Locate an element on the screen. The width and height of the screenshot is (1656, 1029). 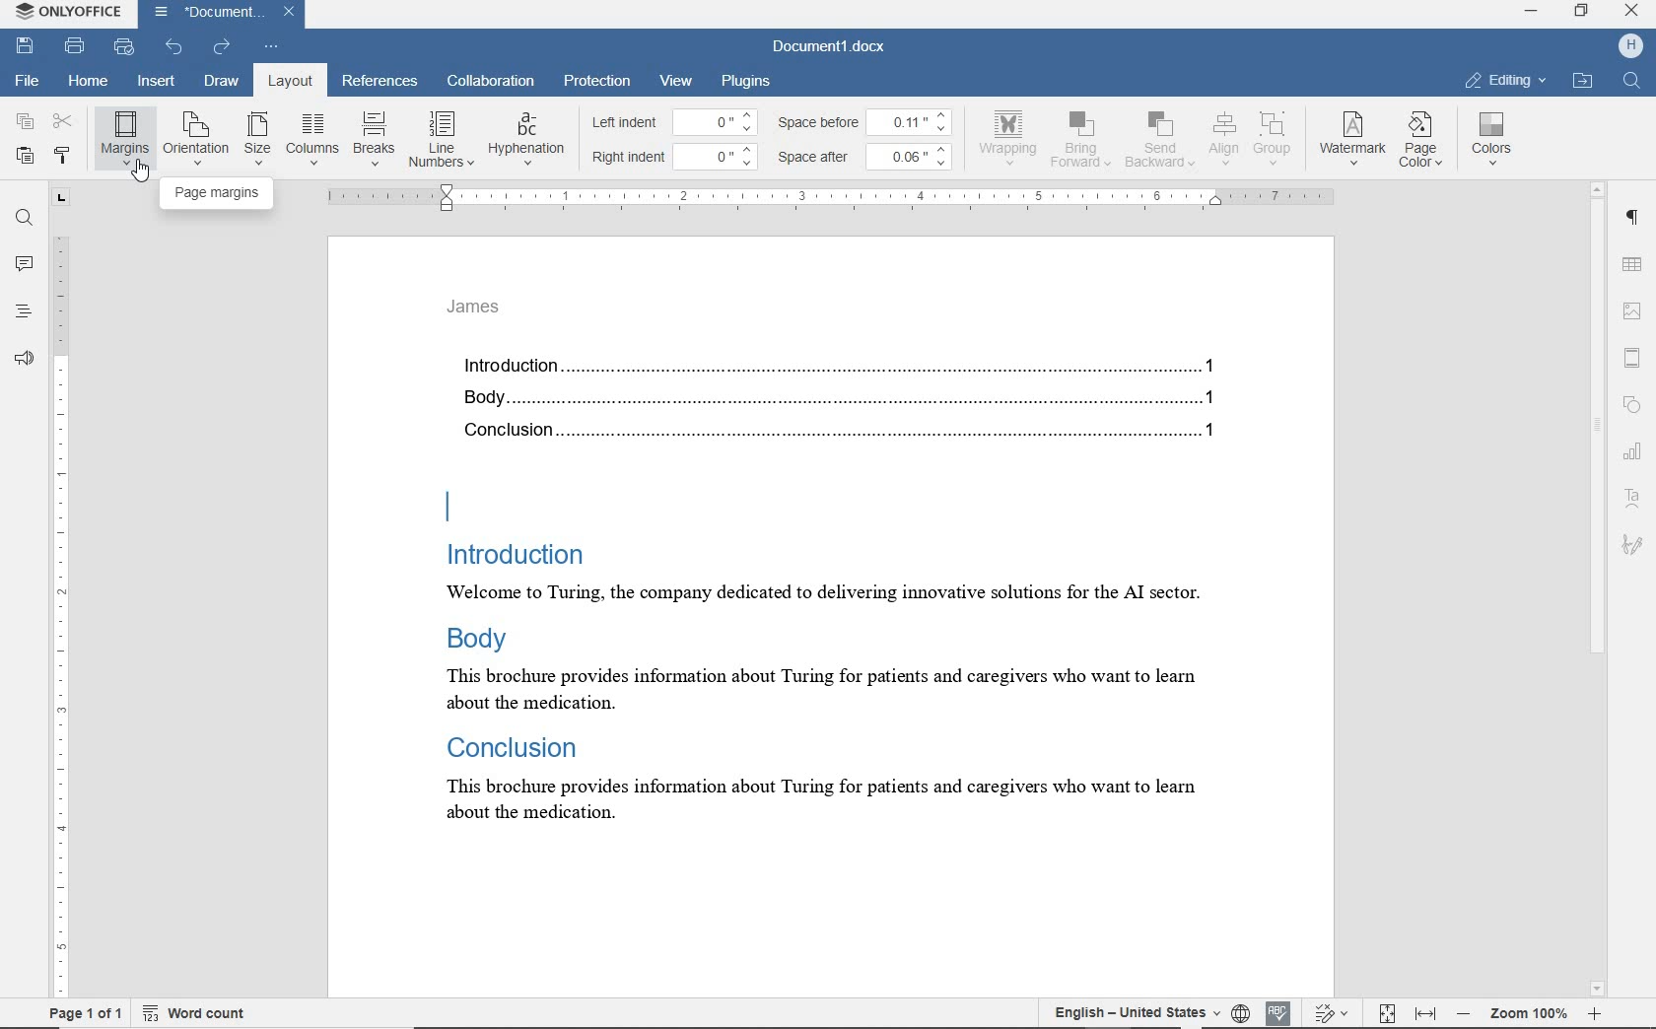
text is located at coordinates (850, 603).